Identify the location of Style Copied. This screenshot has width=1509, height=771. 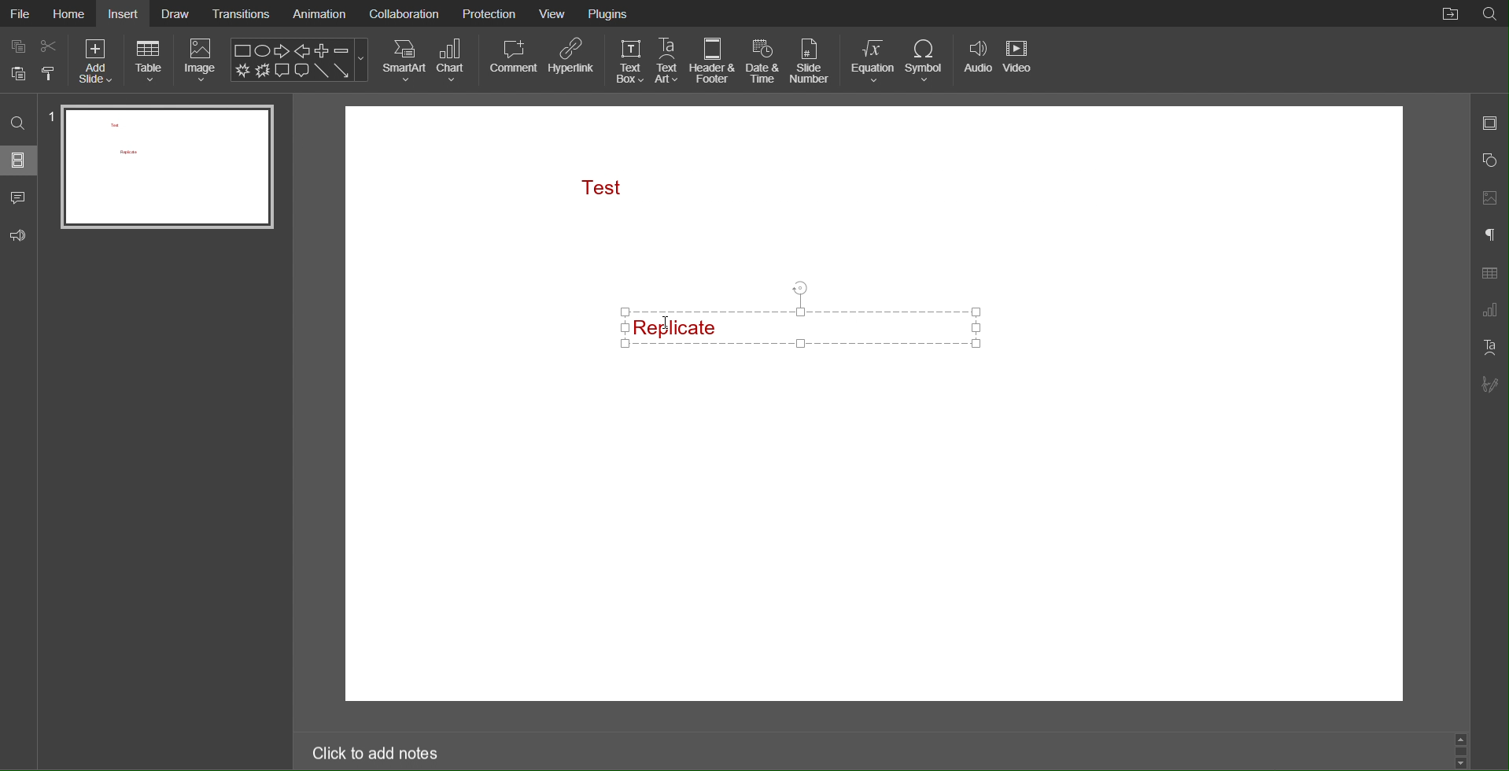
(807, 326).